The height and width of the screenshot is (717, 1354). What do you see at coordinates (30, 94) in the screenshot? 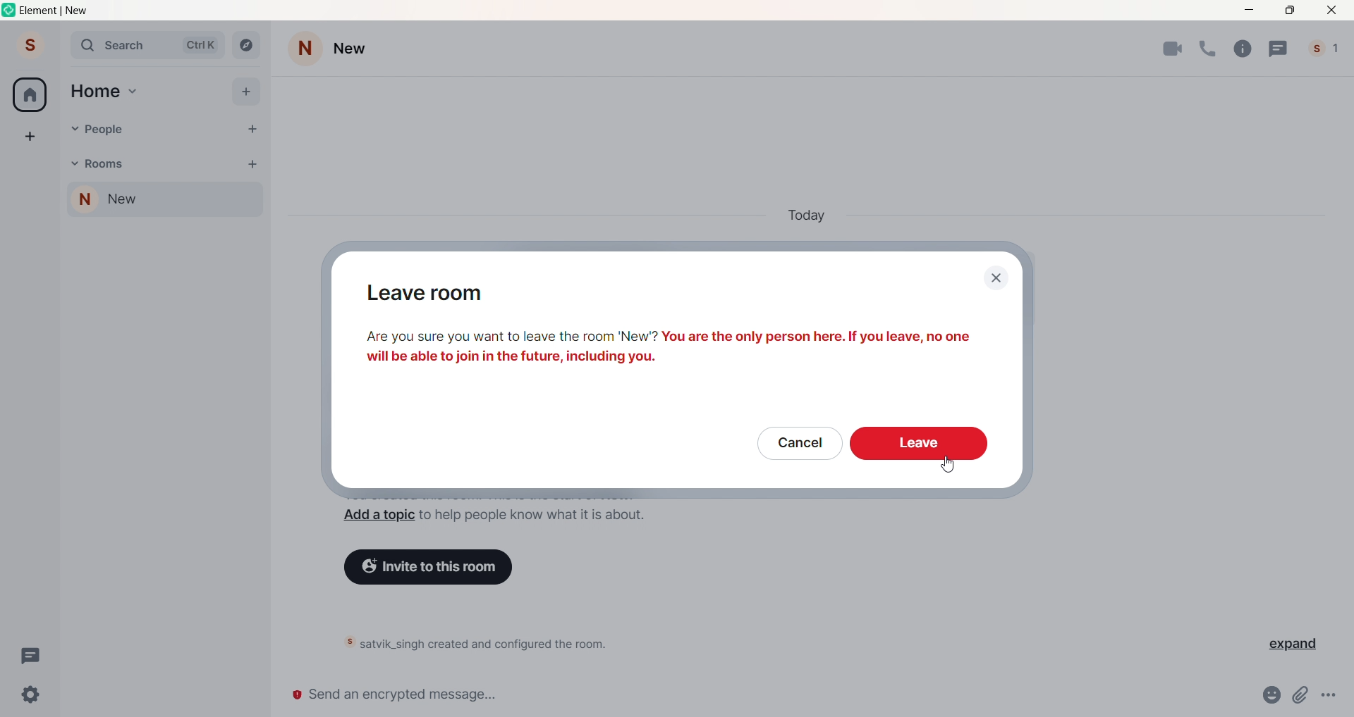
I see `Home` at bounding box center [30, 94].